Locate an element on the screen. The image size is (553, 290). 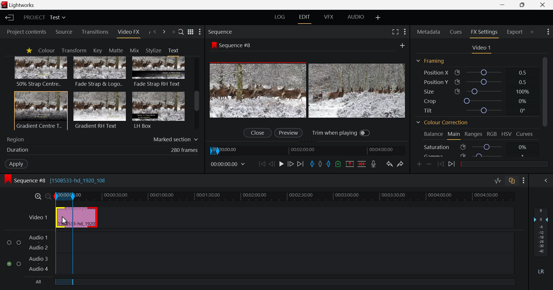
Crop is located at coordinates (476, 101).